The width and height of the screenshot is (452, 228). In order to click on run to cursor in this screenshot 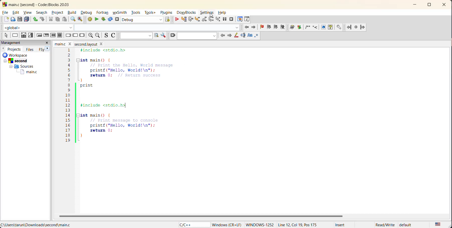, I will do `click(184, 20)`.